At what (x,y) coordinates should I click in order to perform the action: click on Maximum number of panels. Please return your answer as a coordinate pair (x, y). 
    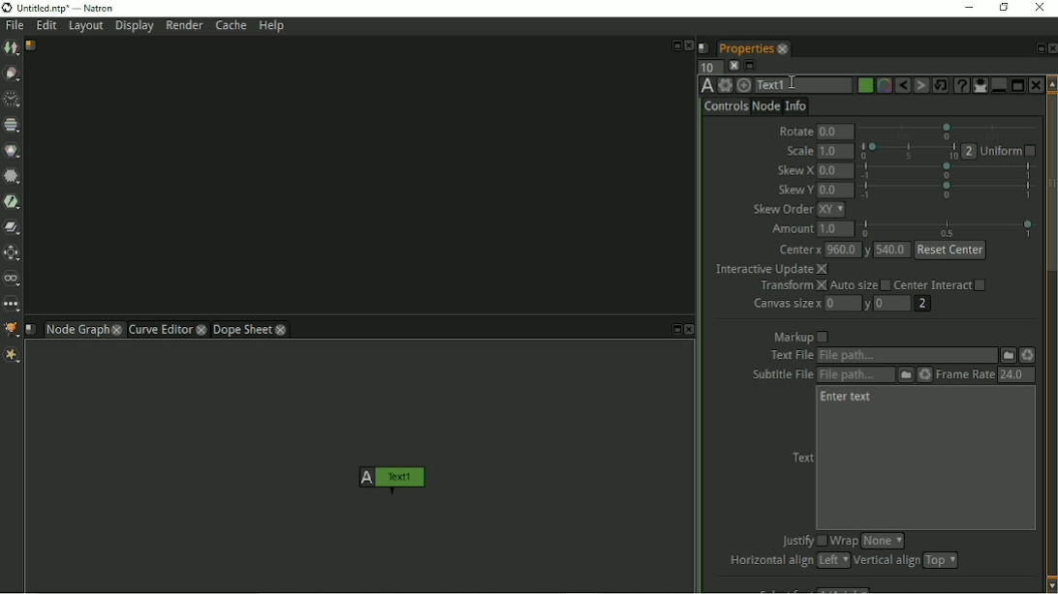
    Looking at the image, I should click on (709, 66).